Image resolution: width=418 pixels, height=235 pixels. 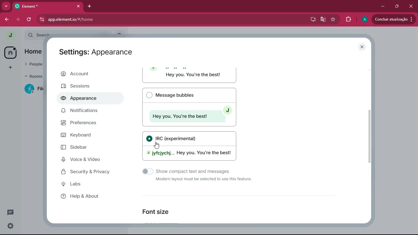 What do you see at coordinates (193, 177) in the screenshot?
I see `show compact` at bounding box center [193, 177].